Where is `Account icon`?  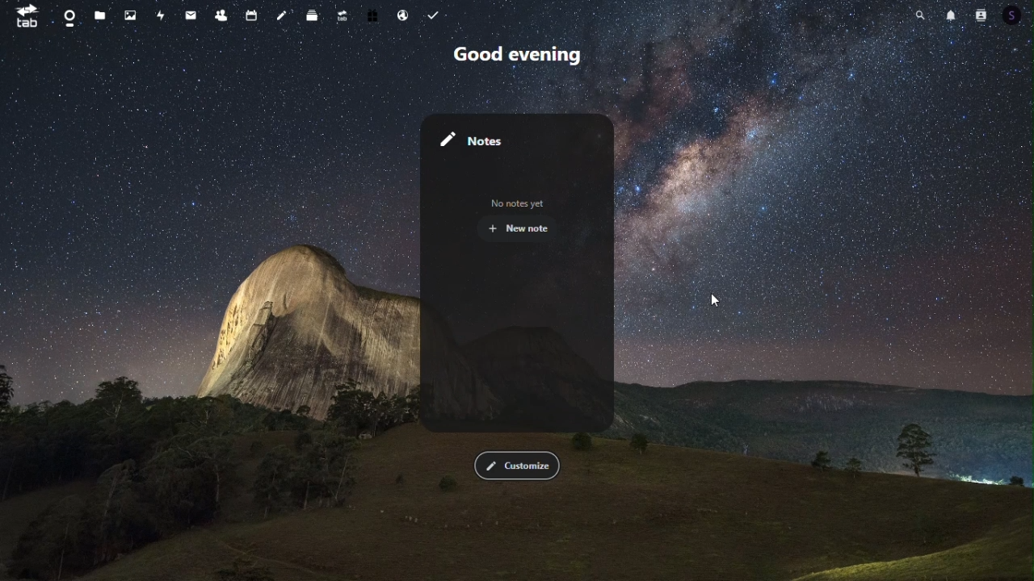
Account icon is located at coordinates (1017, 15).